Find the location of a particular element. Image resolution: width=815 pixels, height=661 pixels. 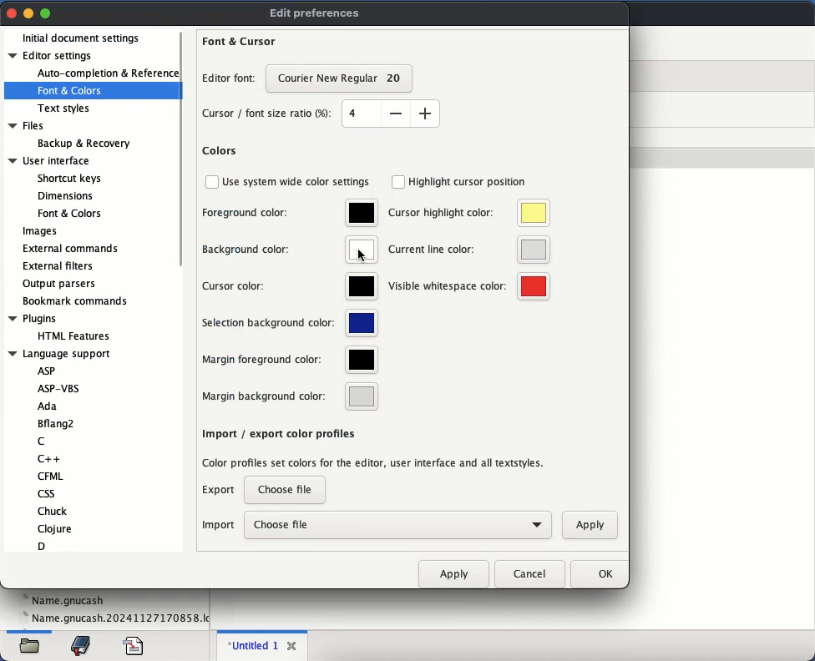

external commands is located at coordinates (69, 248).